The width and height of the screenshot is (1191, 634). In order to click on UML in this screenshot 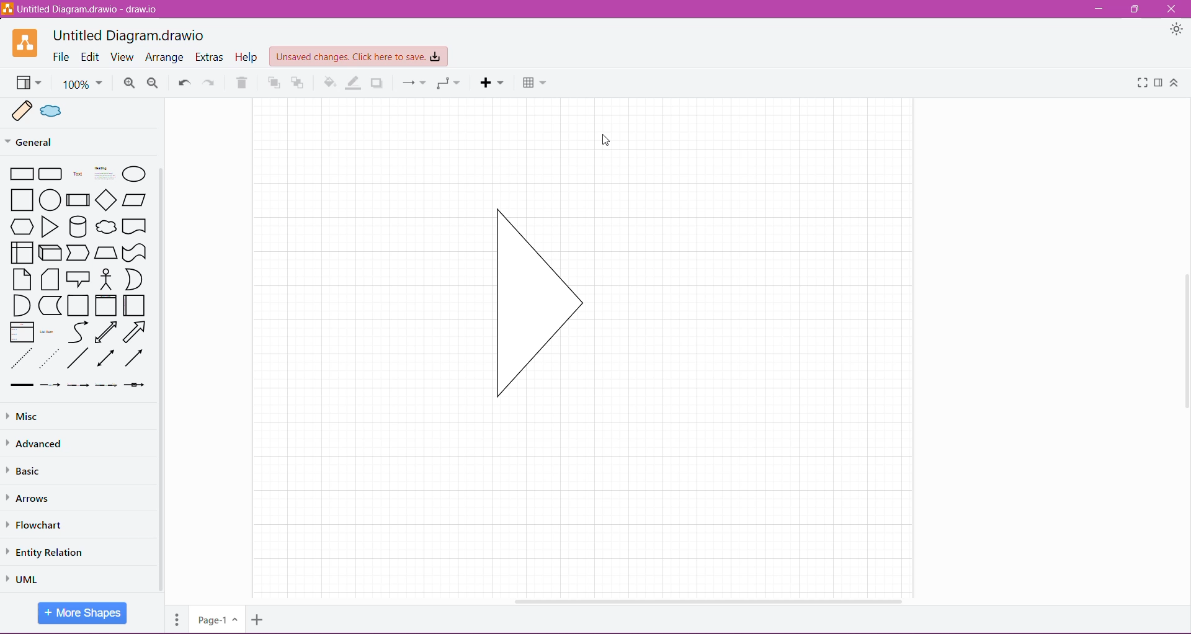, I will do `click(25, 578)`.